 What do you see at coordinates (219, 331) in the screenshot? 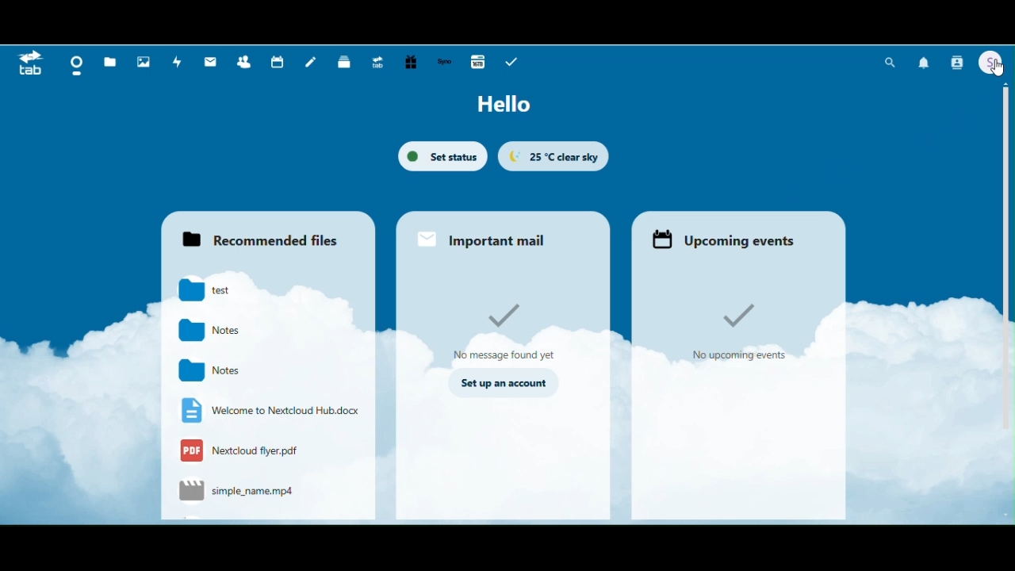
I see `Notes` at bounding box center [219, 331].